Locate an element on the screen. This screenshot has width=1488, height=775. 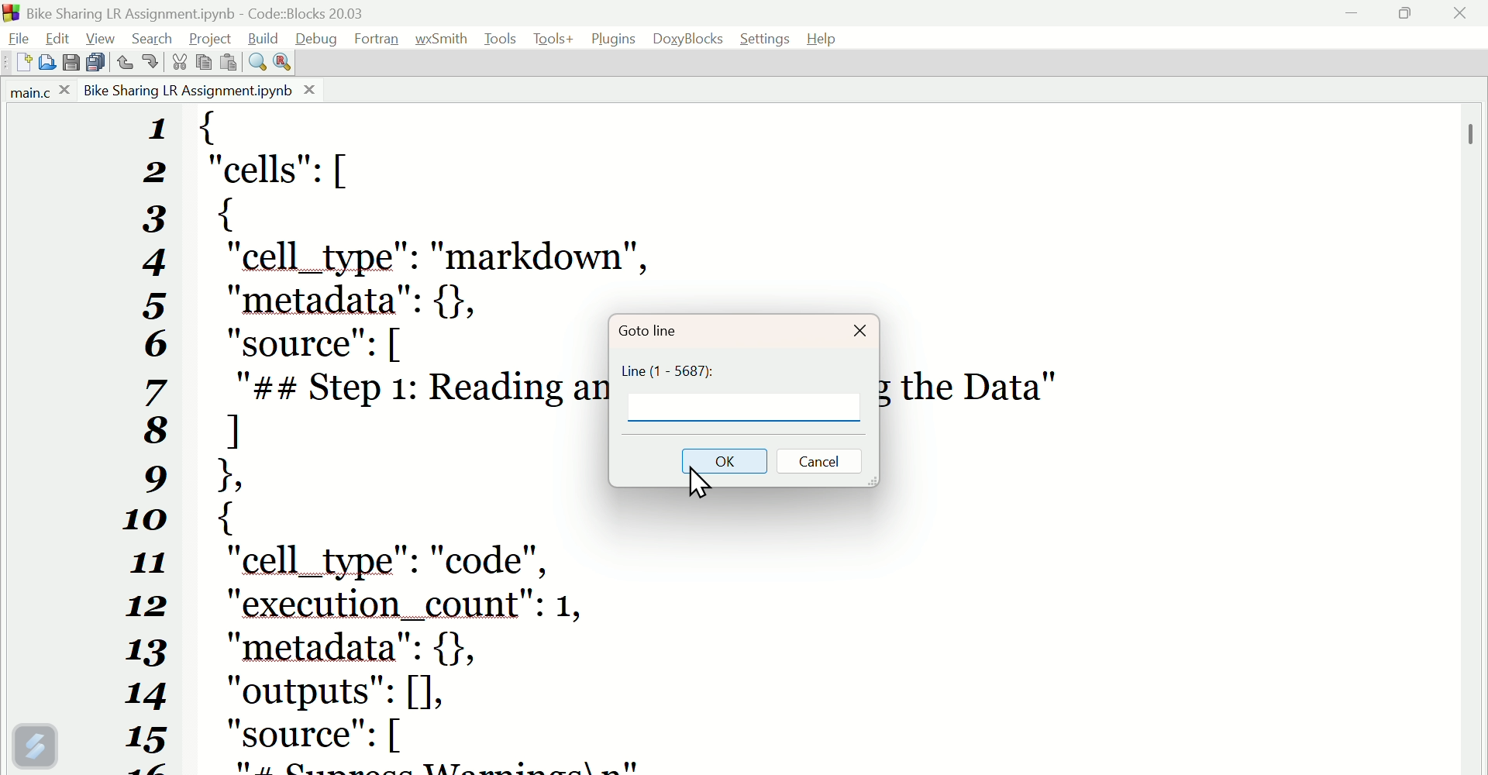
Copy is located at coordinates (204, 63).